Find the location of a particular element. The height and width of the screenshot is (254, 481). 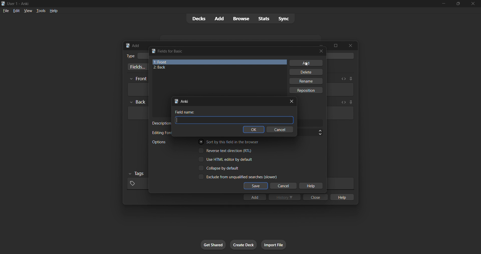

add is located at coordinates (255, 197).